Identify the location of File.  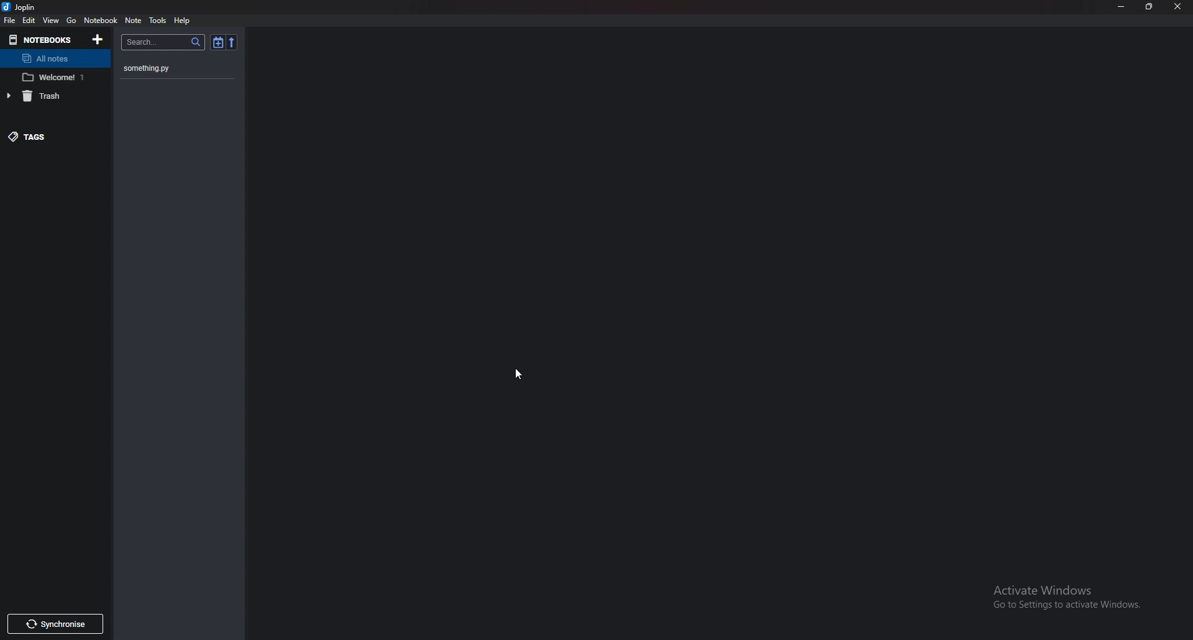
(10, 21).